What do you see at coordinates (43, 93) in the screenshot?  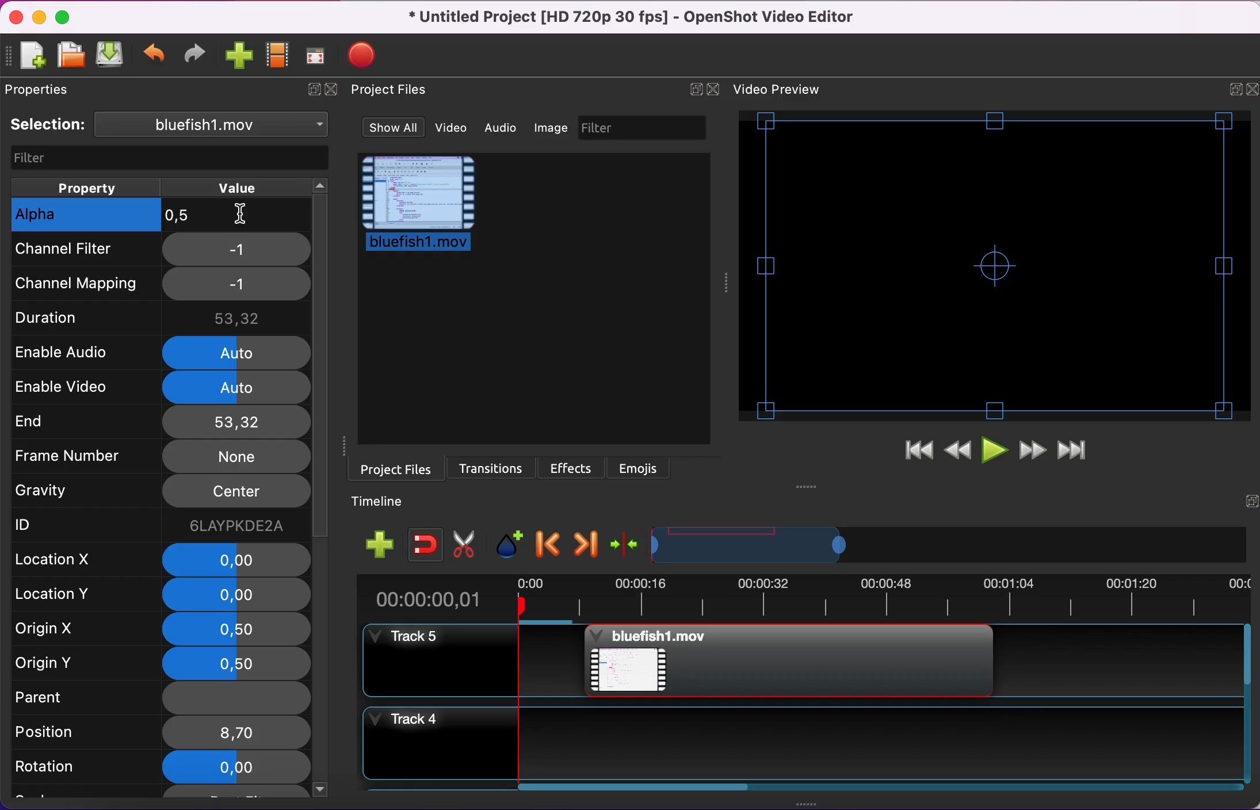 I see `properties` at bounding box center [43, 93].